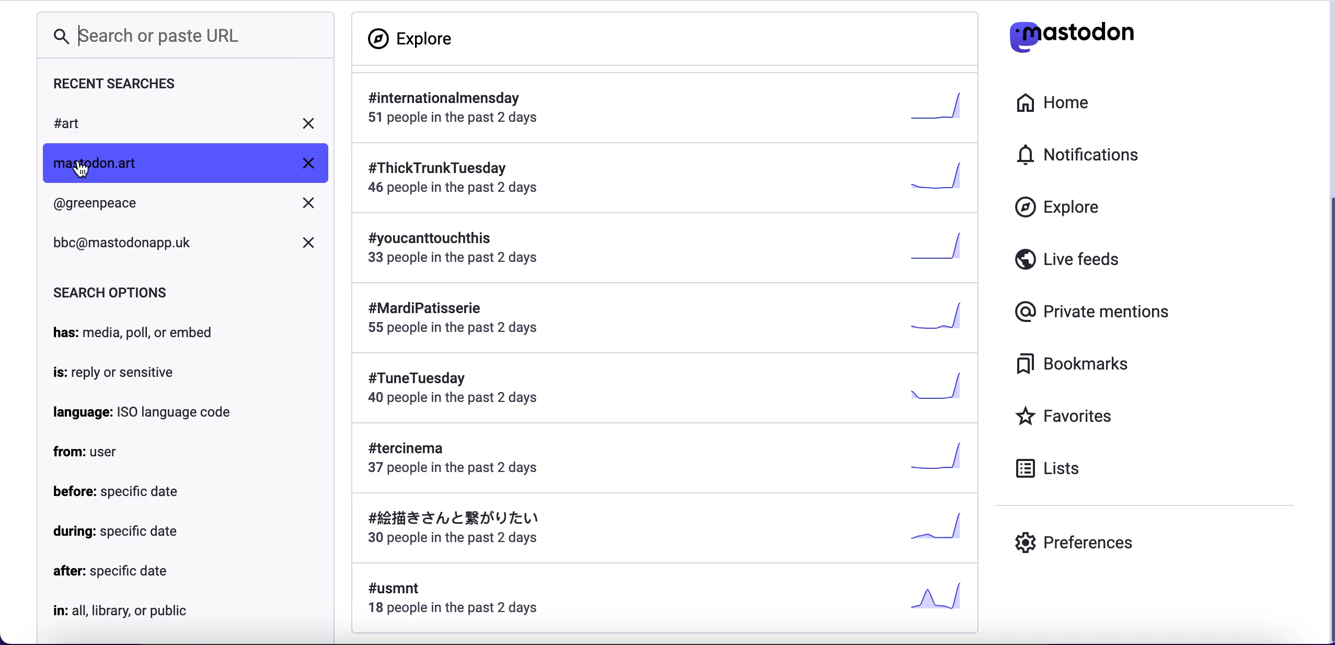 This screenshot has width=1335, height=645. I want to click on recent searches, so click(126, 85).